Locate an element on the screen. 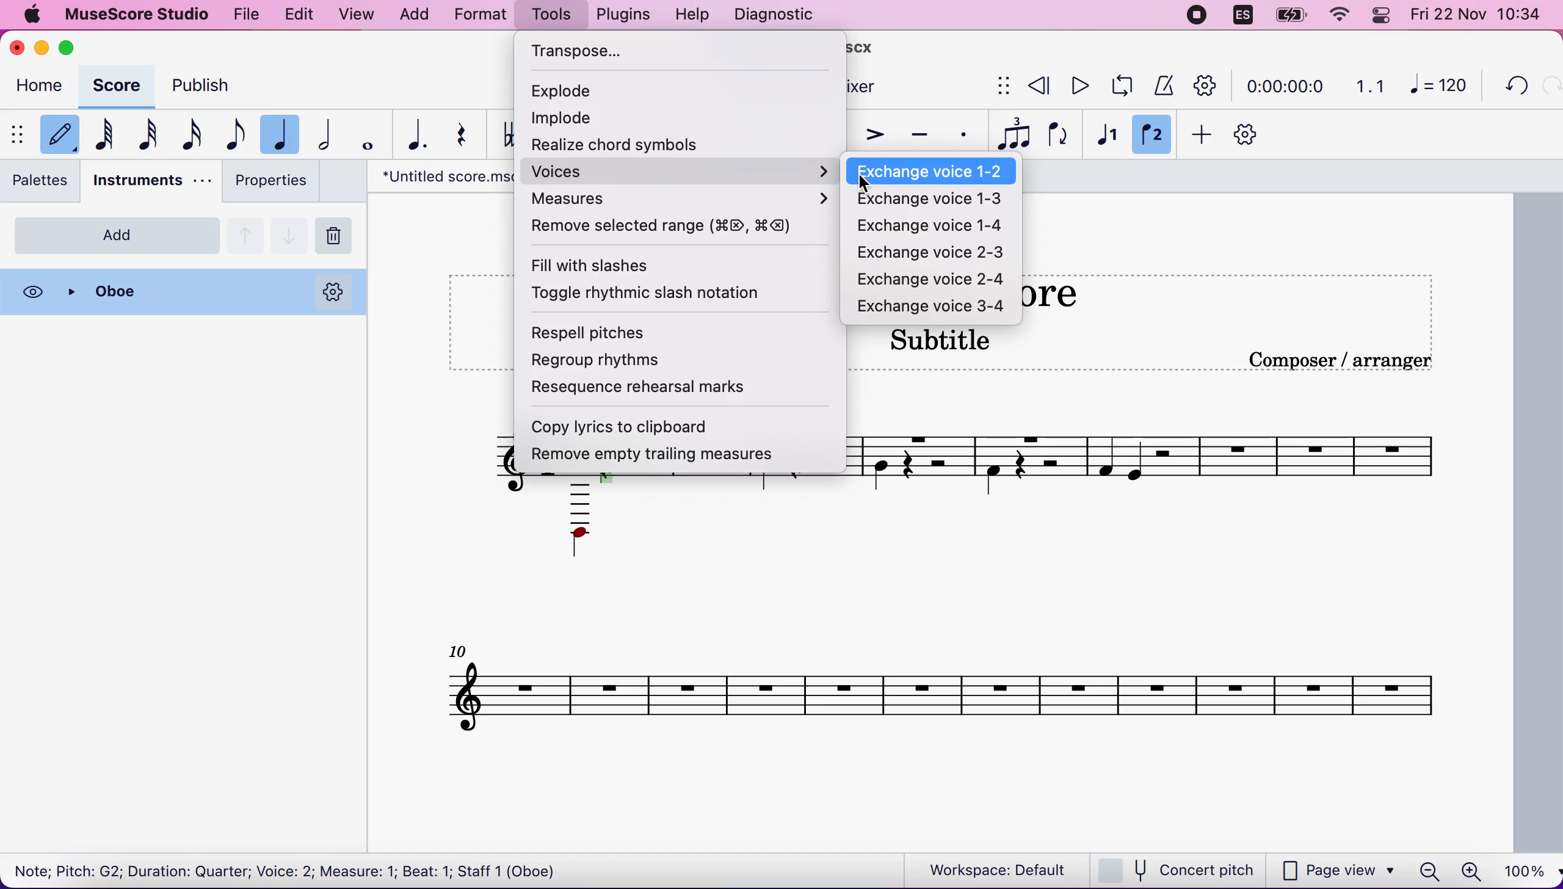  concert pitch is located at coordinates (1178, 869).